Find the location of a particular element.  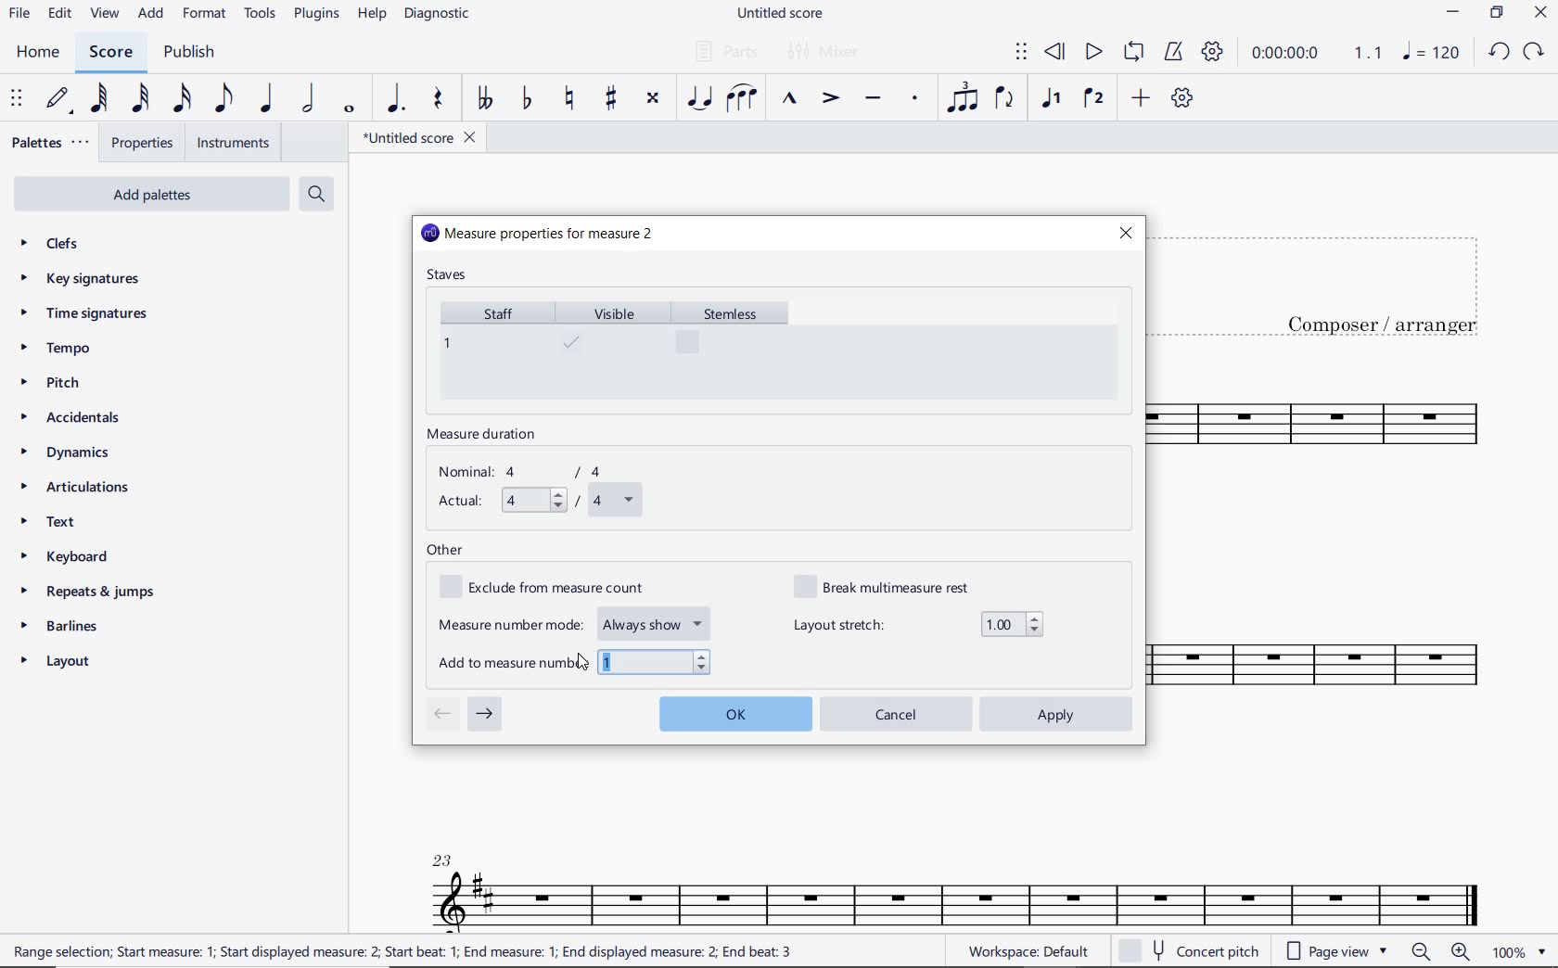

FILE NAME is located at coordinates (418, 137).